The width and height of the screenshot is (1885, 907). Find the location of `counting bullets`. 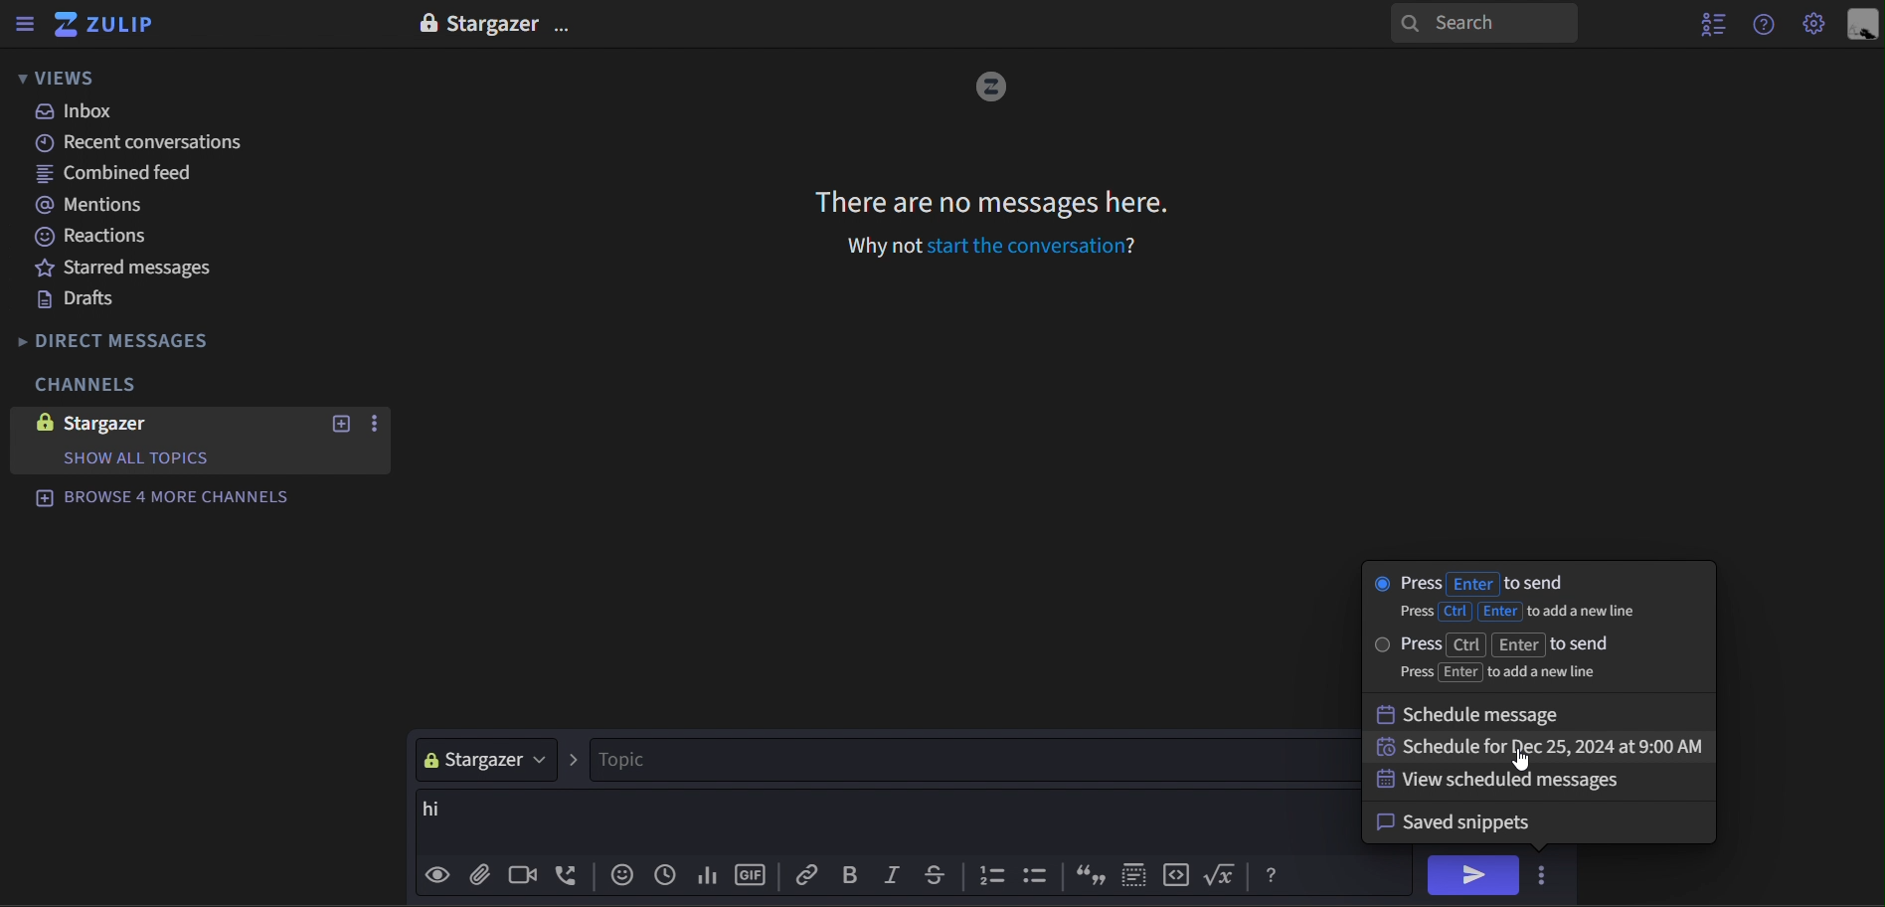

counting bullets is located at coordinates (991, 876).